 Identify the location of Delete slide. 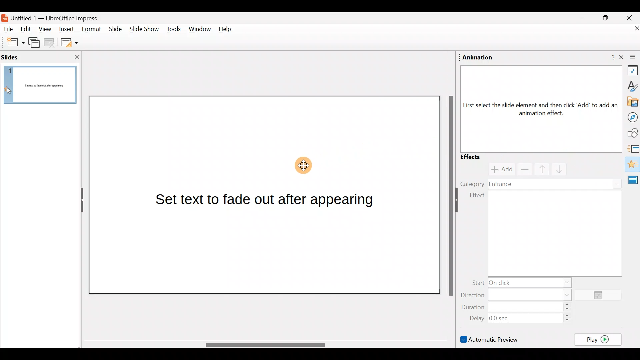
(50, 43).